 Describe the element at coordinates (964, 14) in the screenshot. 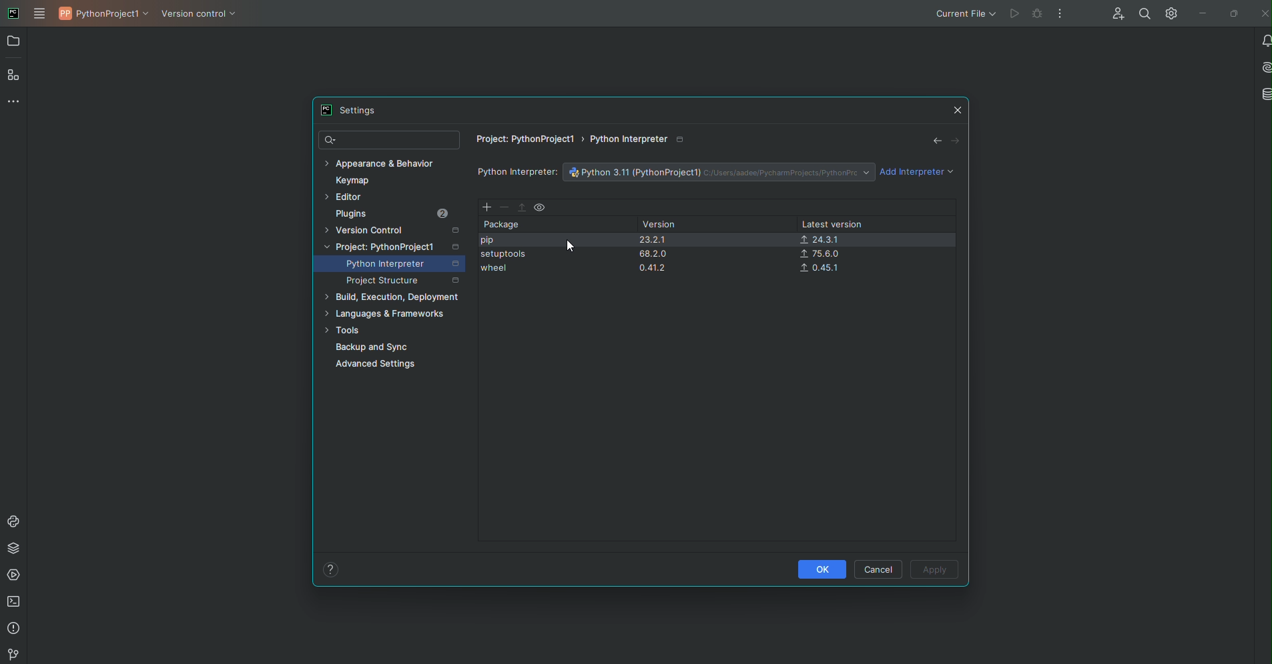

I see `Current file` at that location.